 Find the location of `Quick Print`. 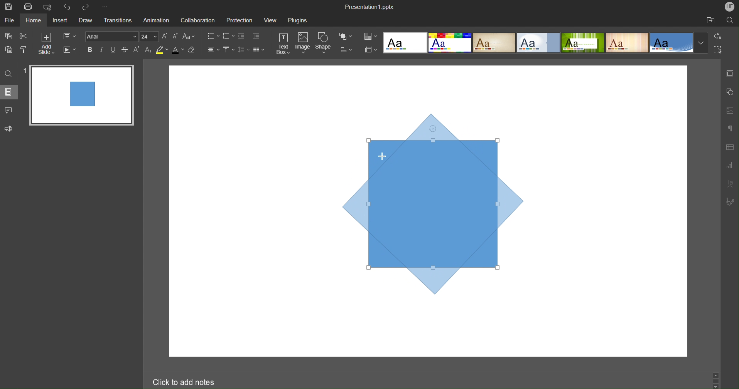

Quick Print is located at coordinates (47, 6).